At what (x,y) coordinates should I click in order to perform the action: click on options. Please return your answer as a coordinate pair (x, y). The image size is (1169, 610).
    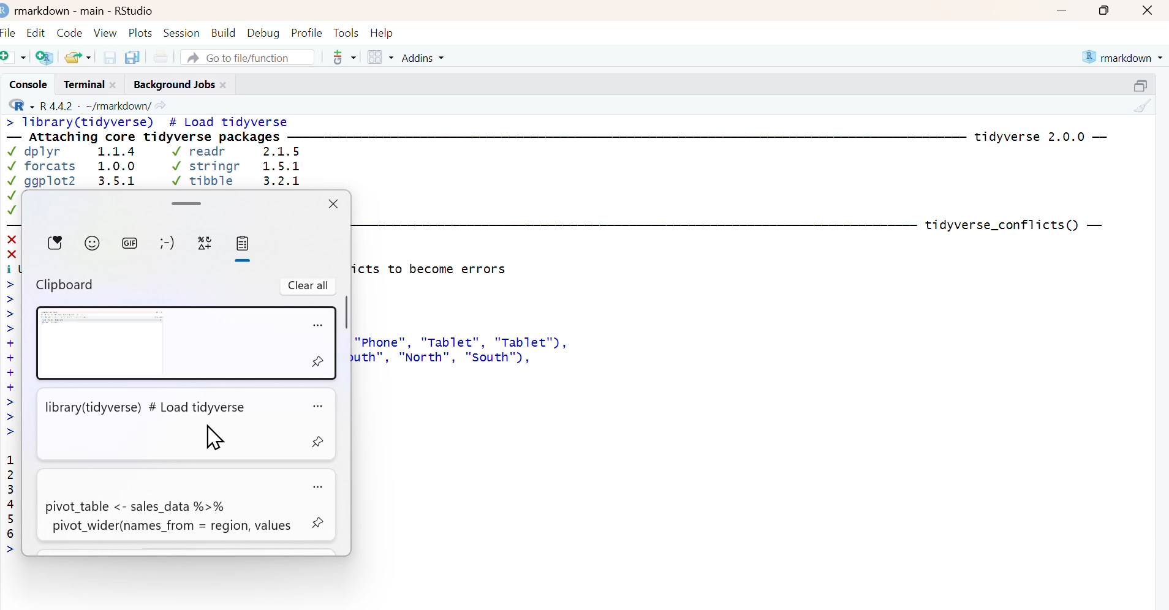
    Looking at the image, I should click on (317, 405).